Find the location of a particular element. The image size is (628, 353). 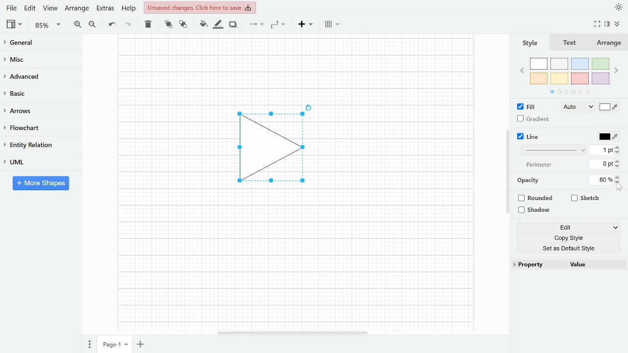

General is located at coordinates (37, 44).